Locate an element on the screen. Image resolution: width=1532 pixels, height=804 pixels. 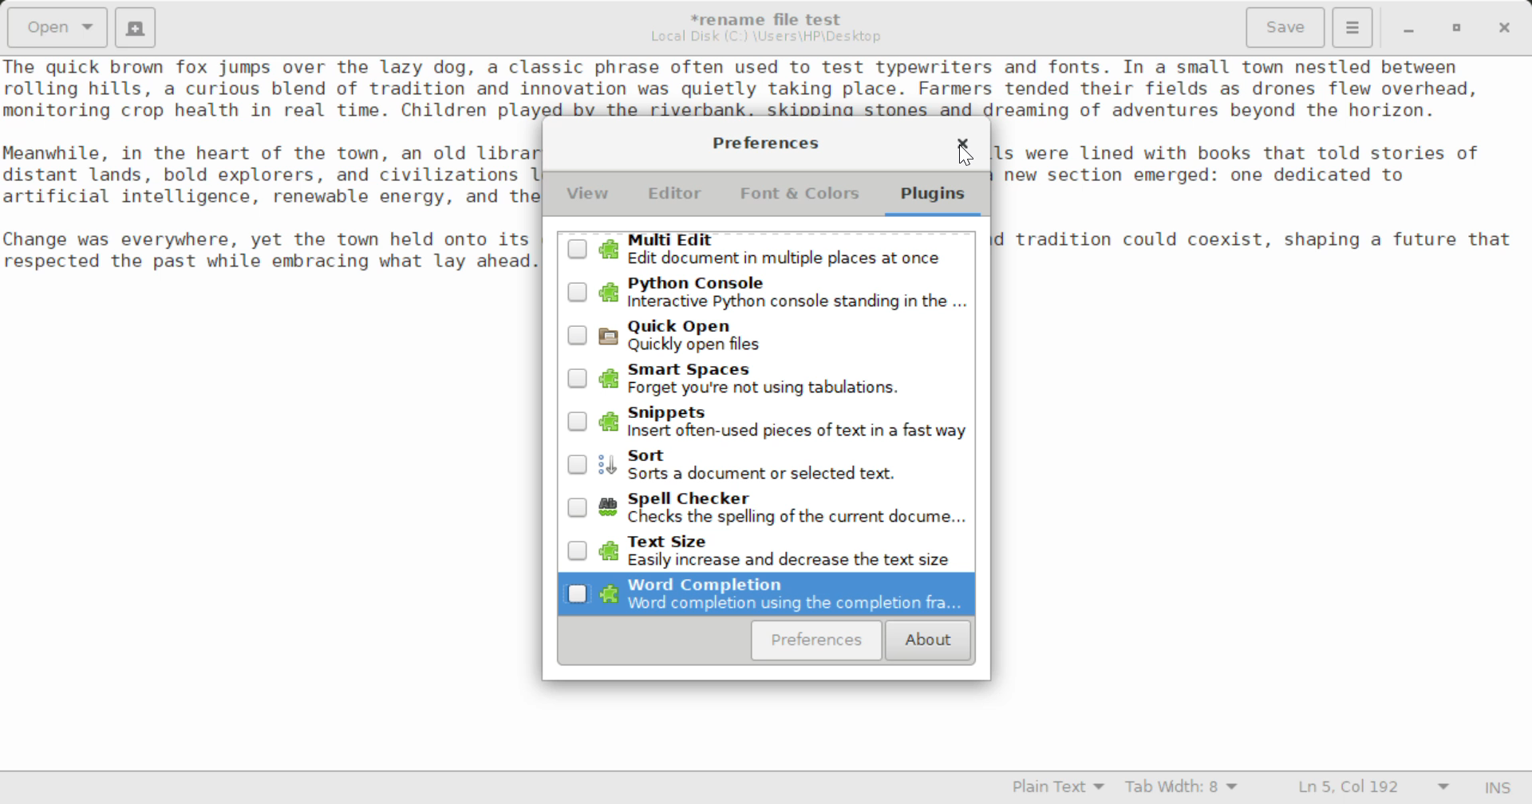
Close Window is located at coordinates (962, 146).